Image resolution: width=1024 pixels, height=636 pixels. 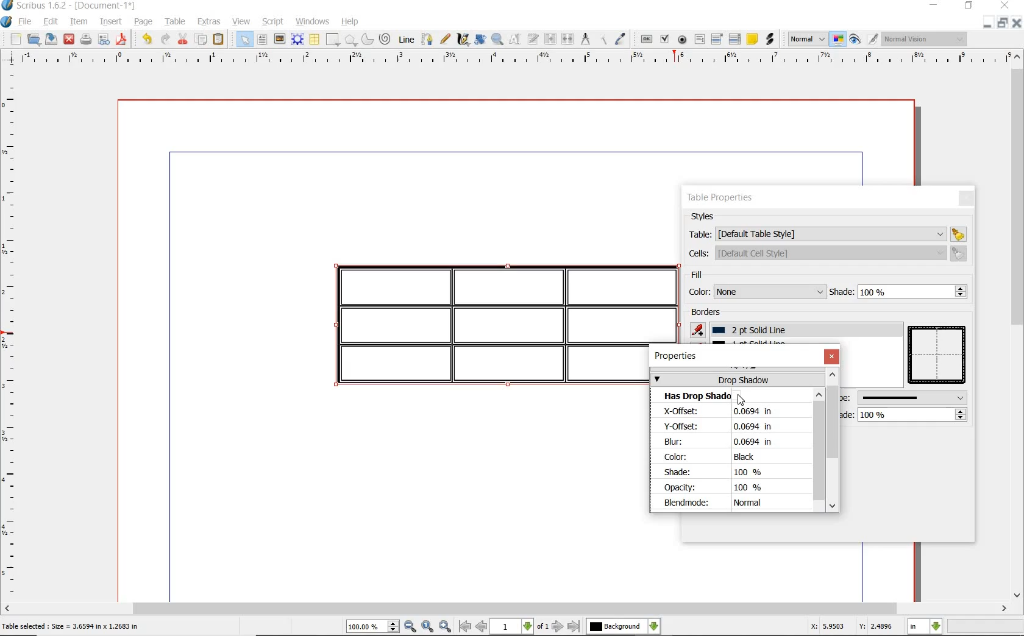 What do you see at coordinates (123, 40) in the screenshot?
I see `save as pdf` at bounding box center [123, 40].